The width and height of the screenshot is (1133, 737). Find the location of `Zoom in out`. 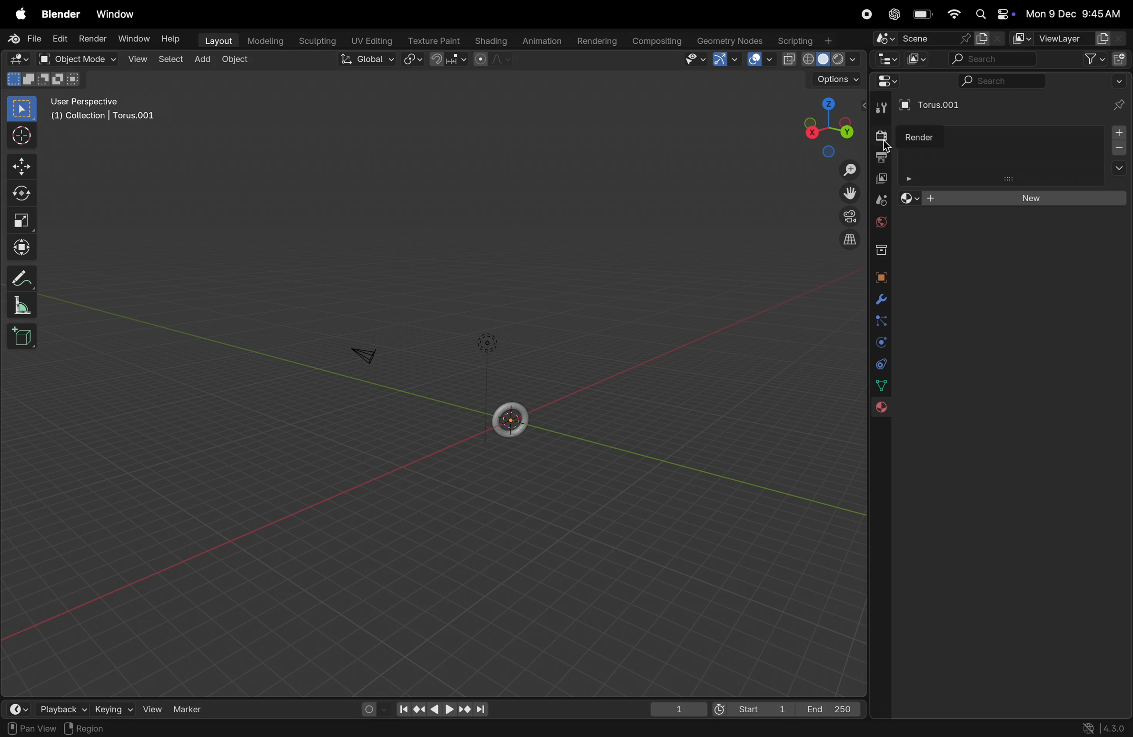

Zoom in out is located at coordinates (849, 169).